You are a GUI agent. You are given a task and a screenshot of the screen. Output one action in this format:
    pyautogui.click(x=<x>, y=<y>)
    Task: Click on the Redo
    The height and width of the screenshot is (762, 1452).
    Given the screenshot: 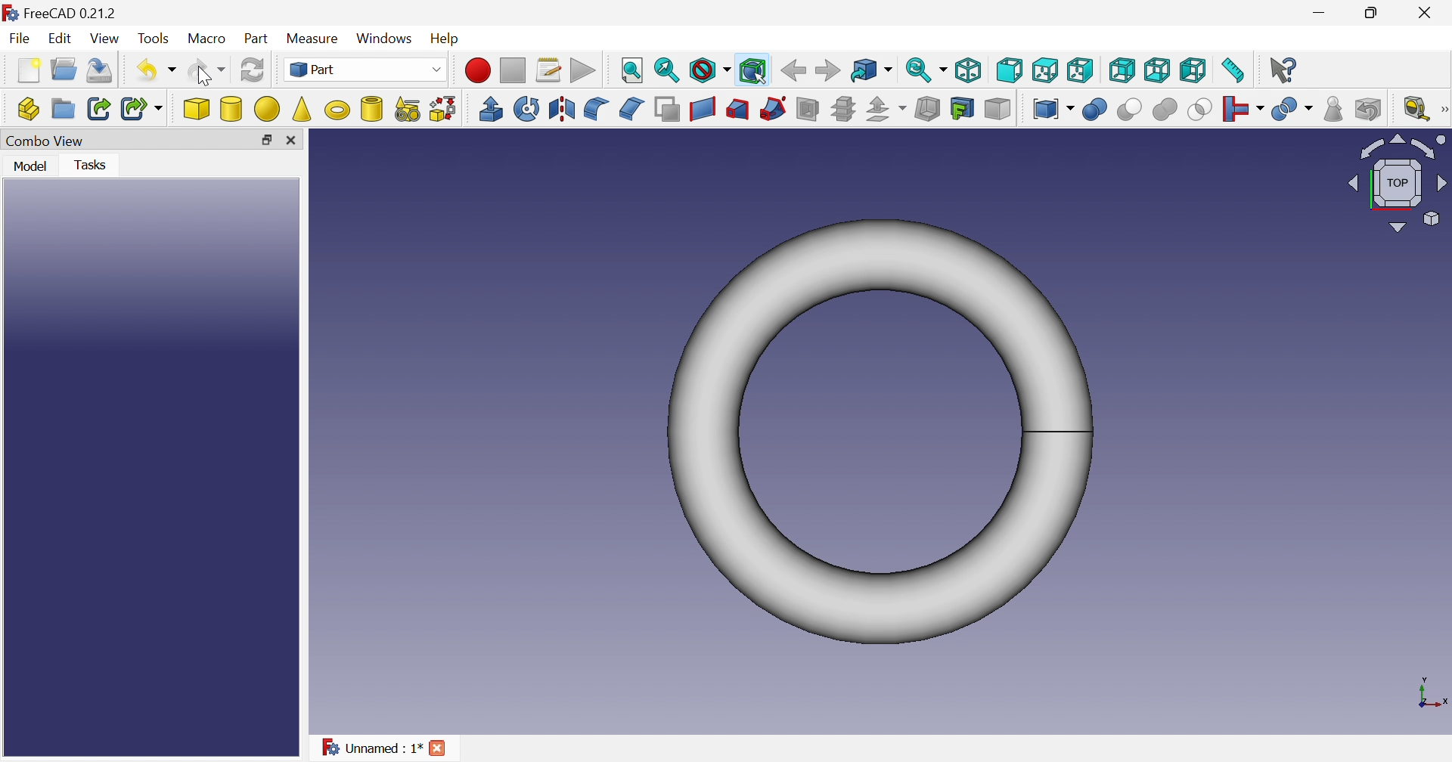 What is the action you would take?
    pyautogui.click(x=206, y=70)
    